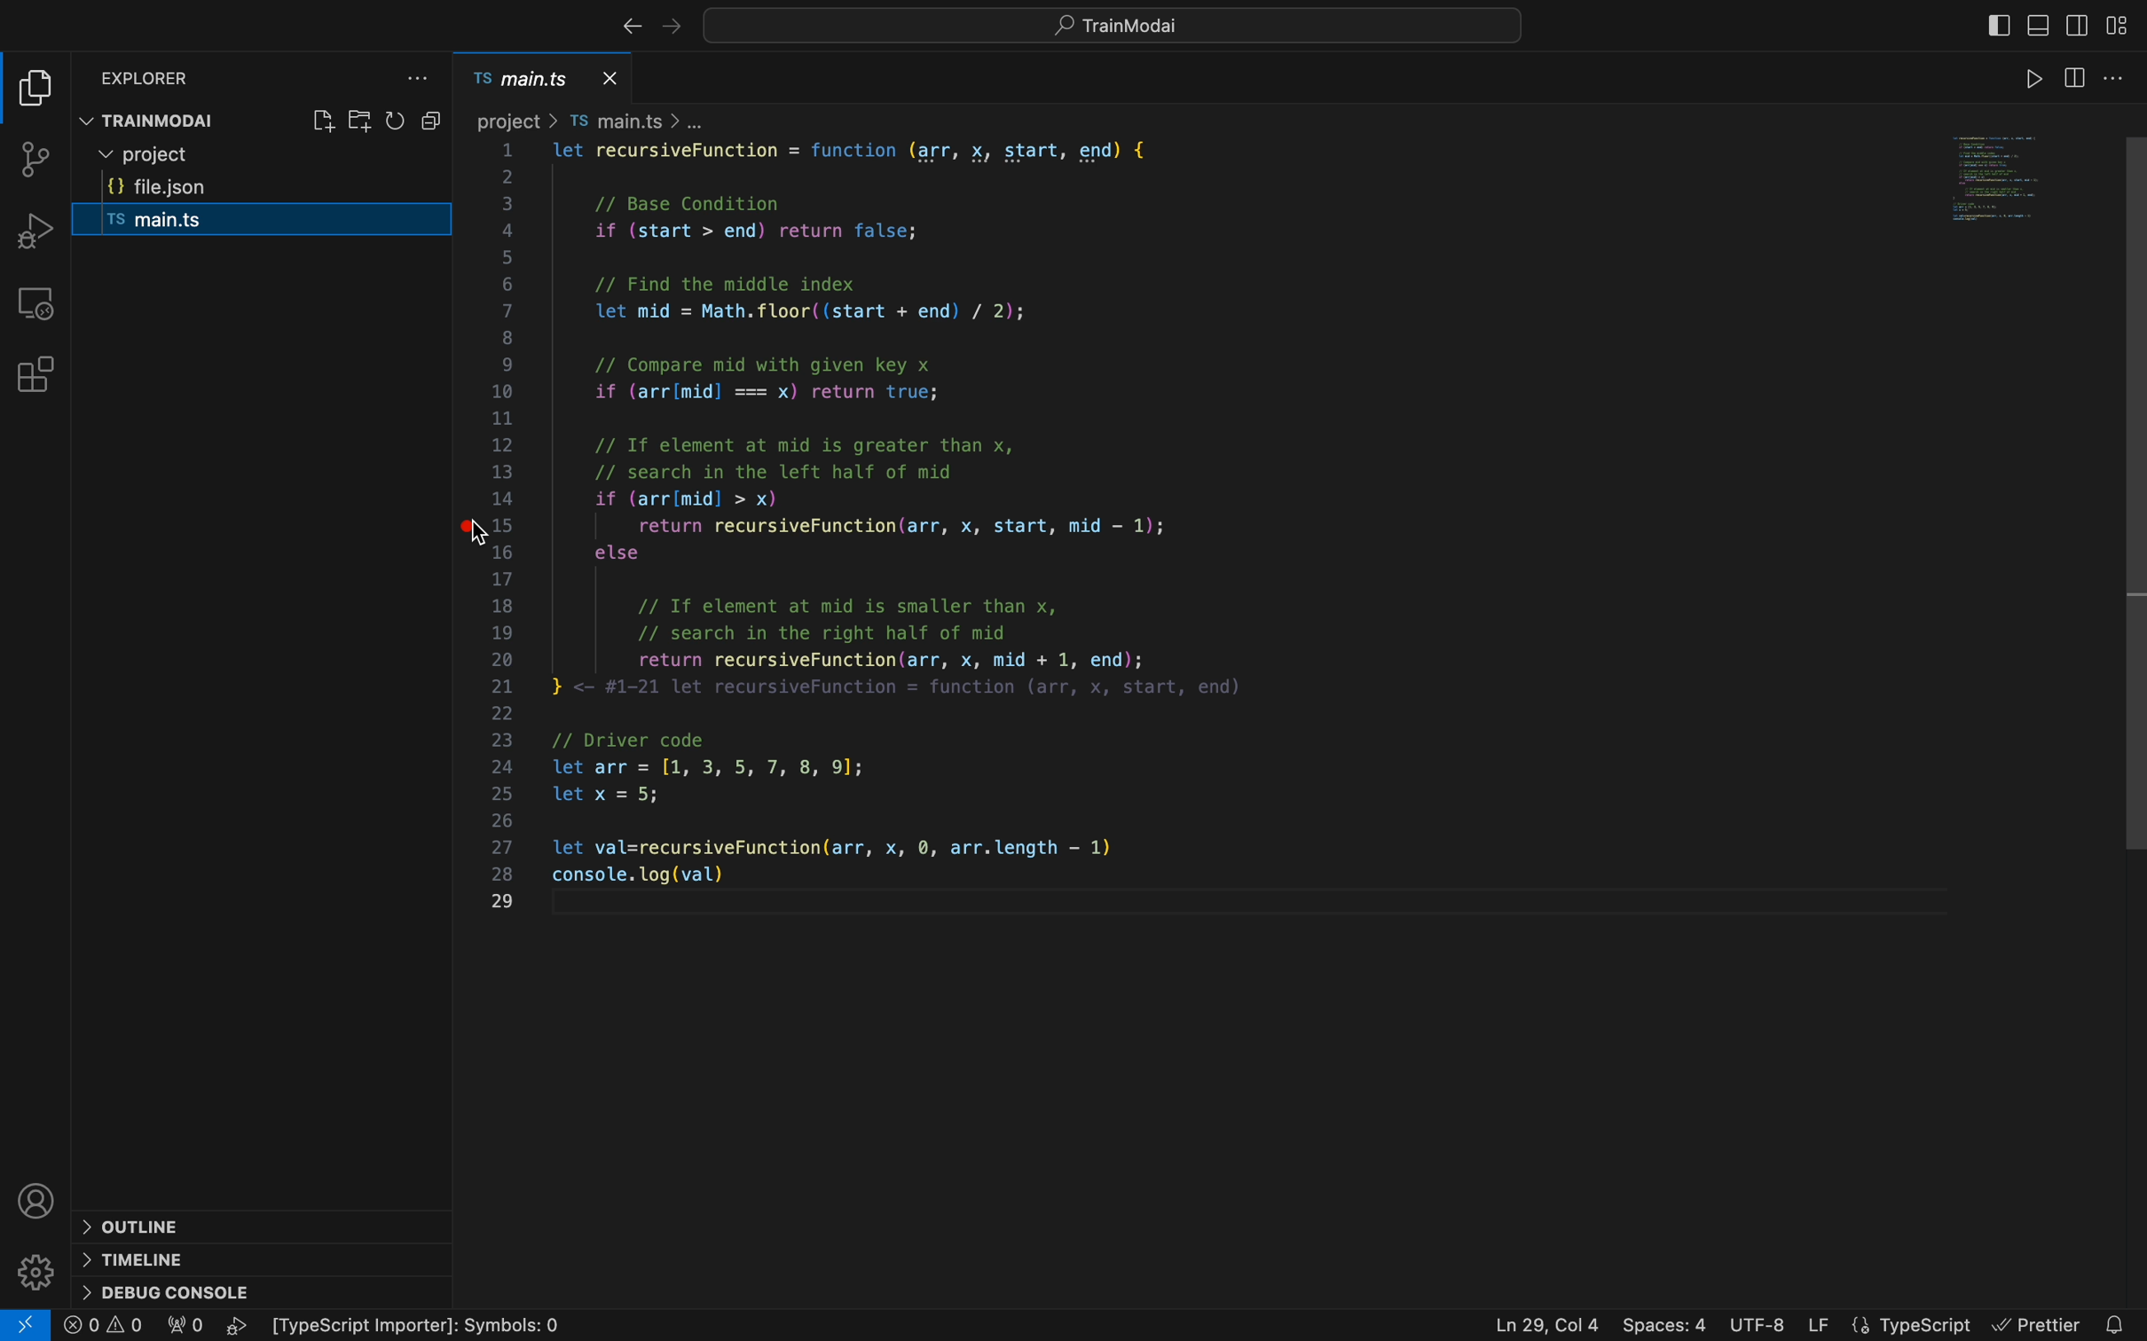  I want to click on trainmodal, so click(171, 119).